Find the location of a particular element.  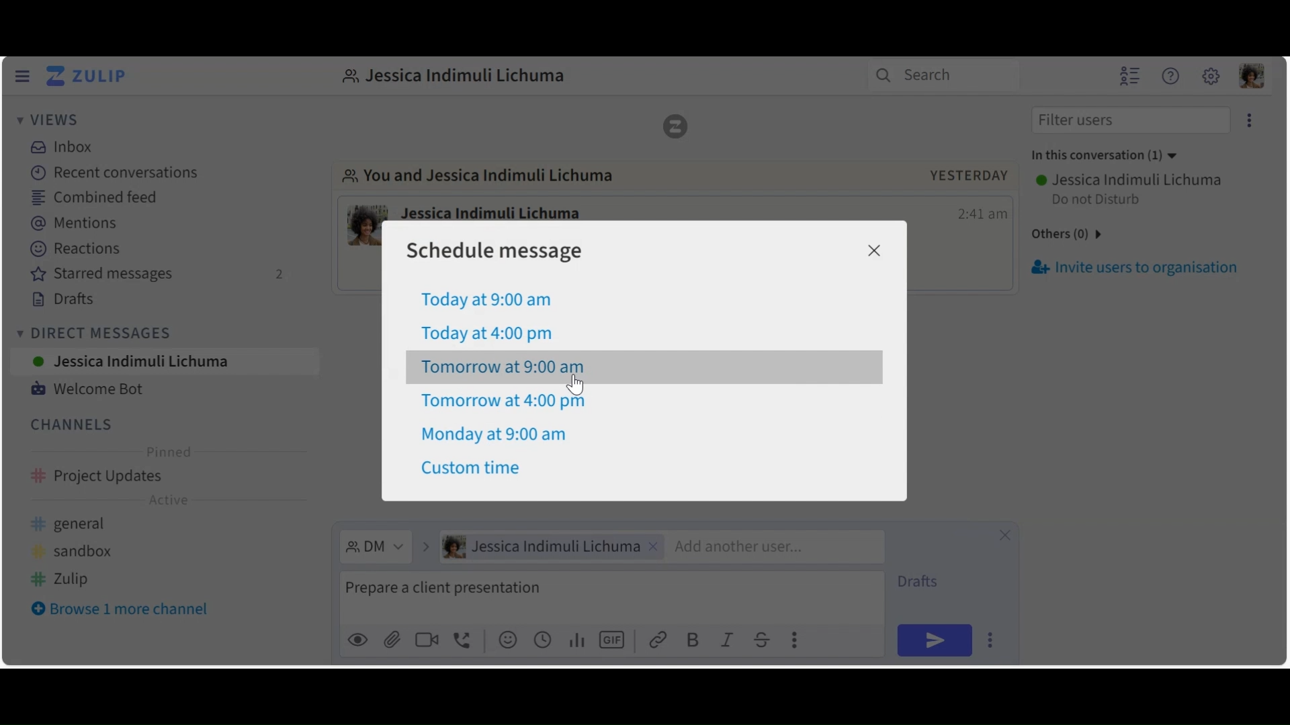

Close is located at coordinates (876, 249).